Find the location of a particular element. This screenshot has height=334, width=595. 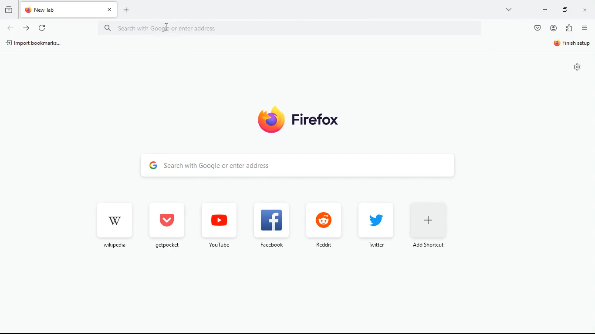

extentions is located at coordinates (570, 28).